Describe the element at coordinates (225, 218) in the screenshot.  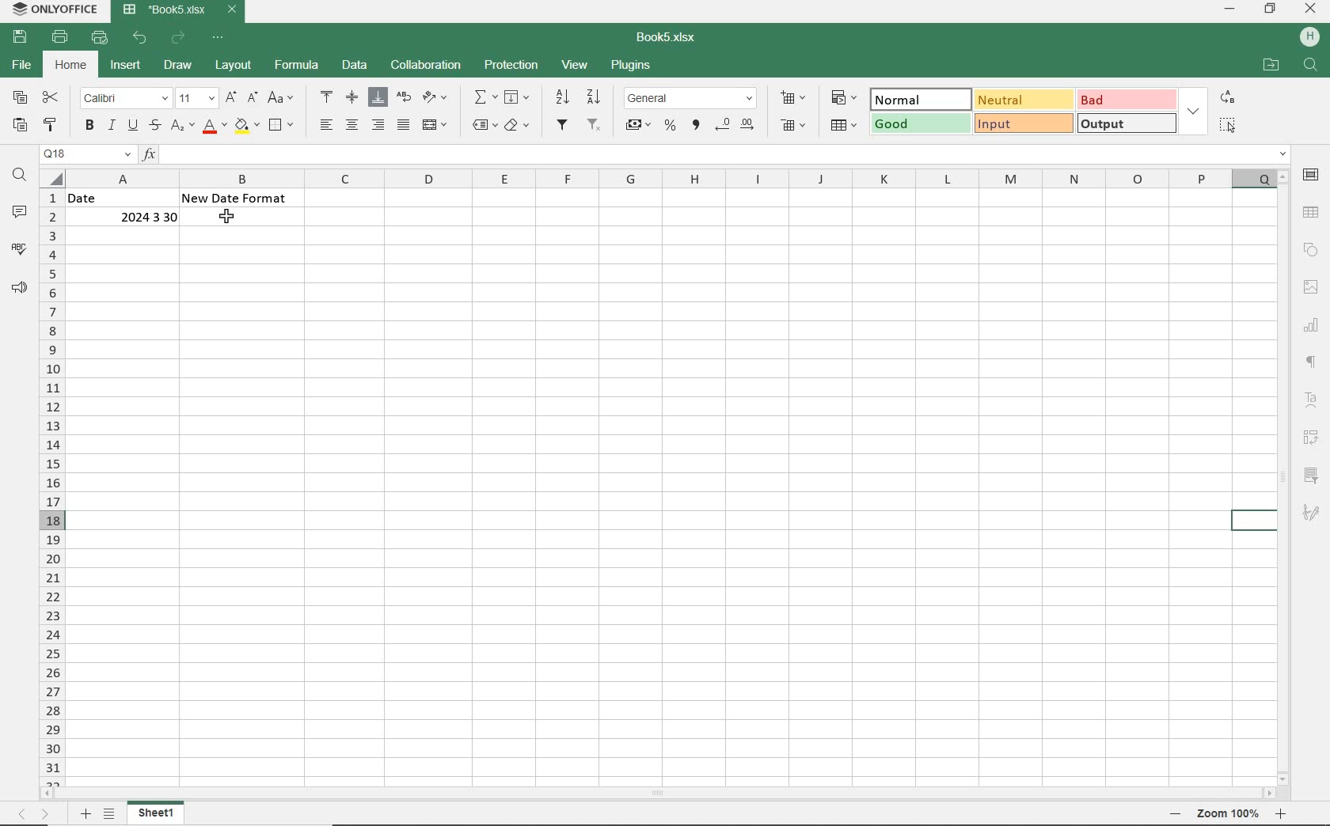
I see `cursor` at that location.